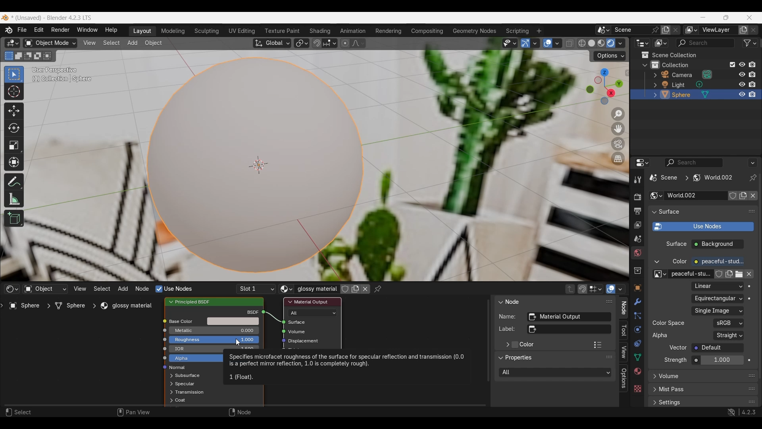  Describe the element at coordinates (609, 301) in the screenshot. I see `Float panel` at that location.